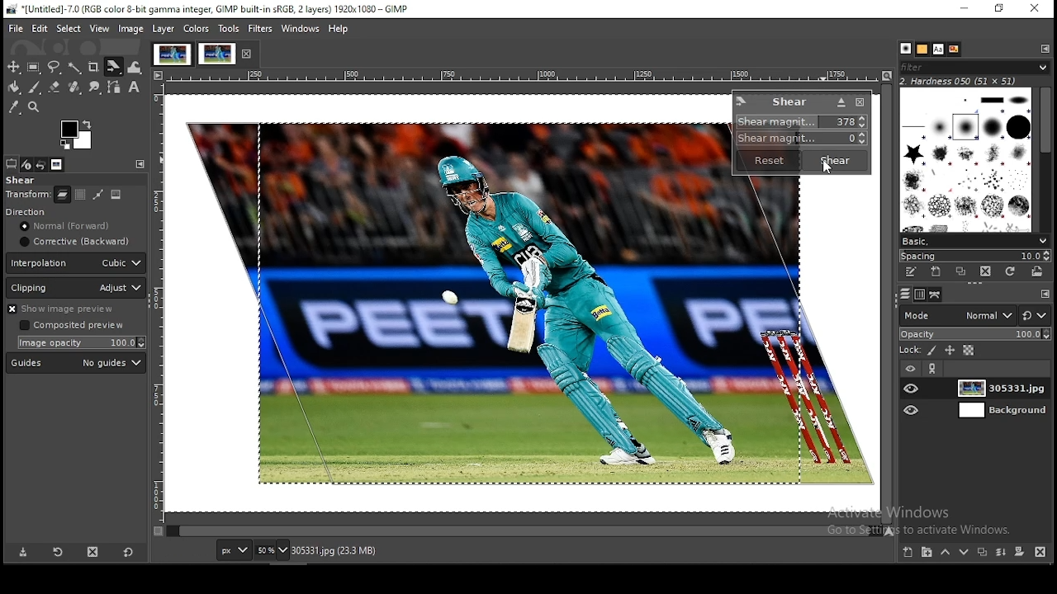 The height and width of the screenshot is (594, 1057). What do you see at coordinates (21, 553) in the screenshot?
I see `save tool preset` at bounding box center [21, 553].